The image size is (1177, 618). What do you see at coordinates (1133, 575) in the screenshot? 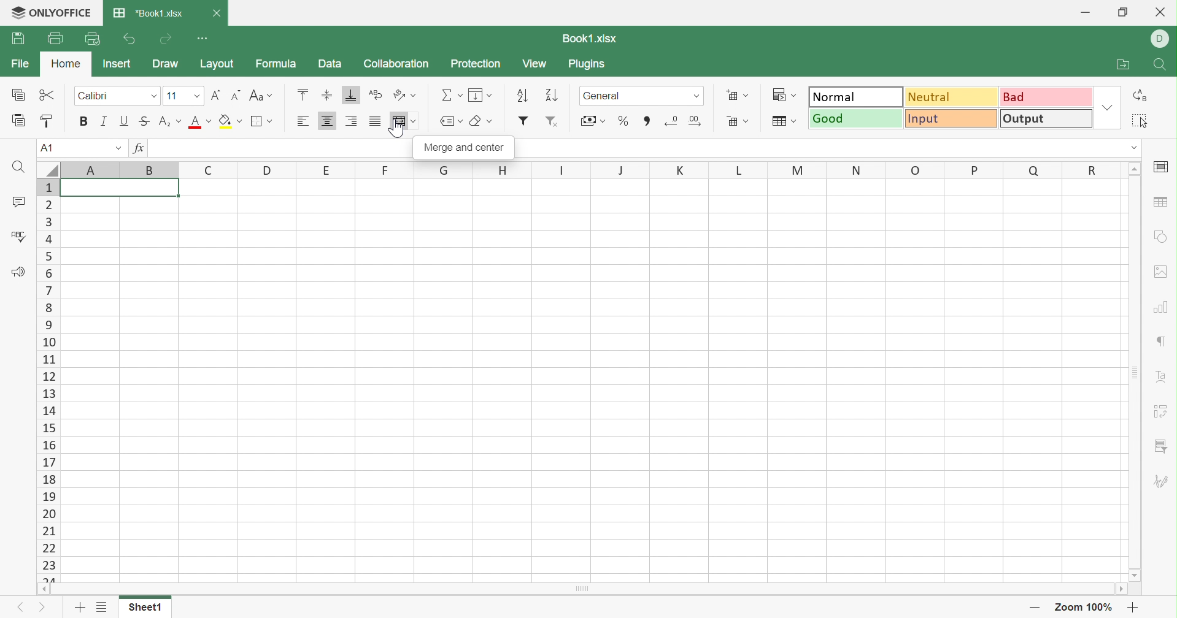
I see `Scroll Down` at bounding box center [1133, 575].